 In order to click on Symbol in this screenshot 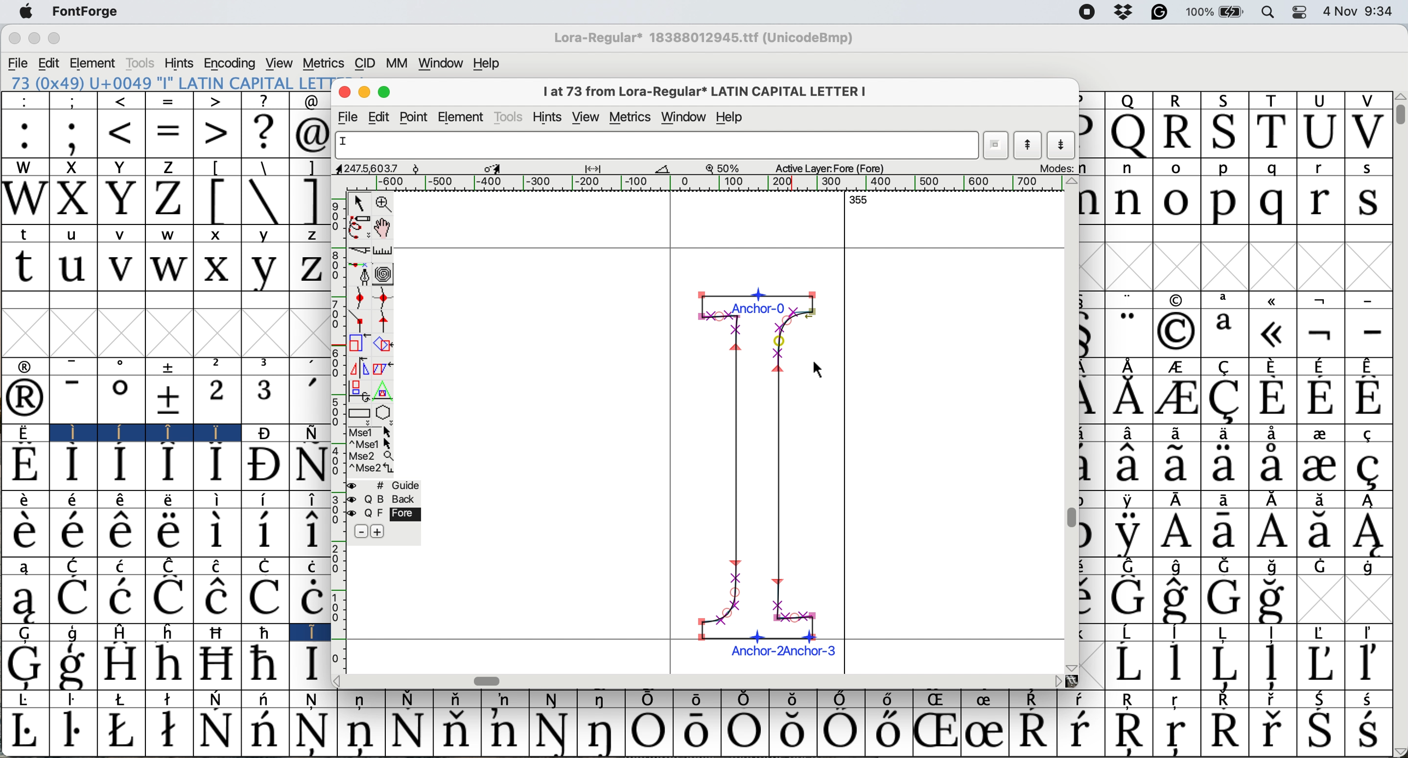, I will do `click(1081, 730)`.